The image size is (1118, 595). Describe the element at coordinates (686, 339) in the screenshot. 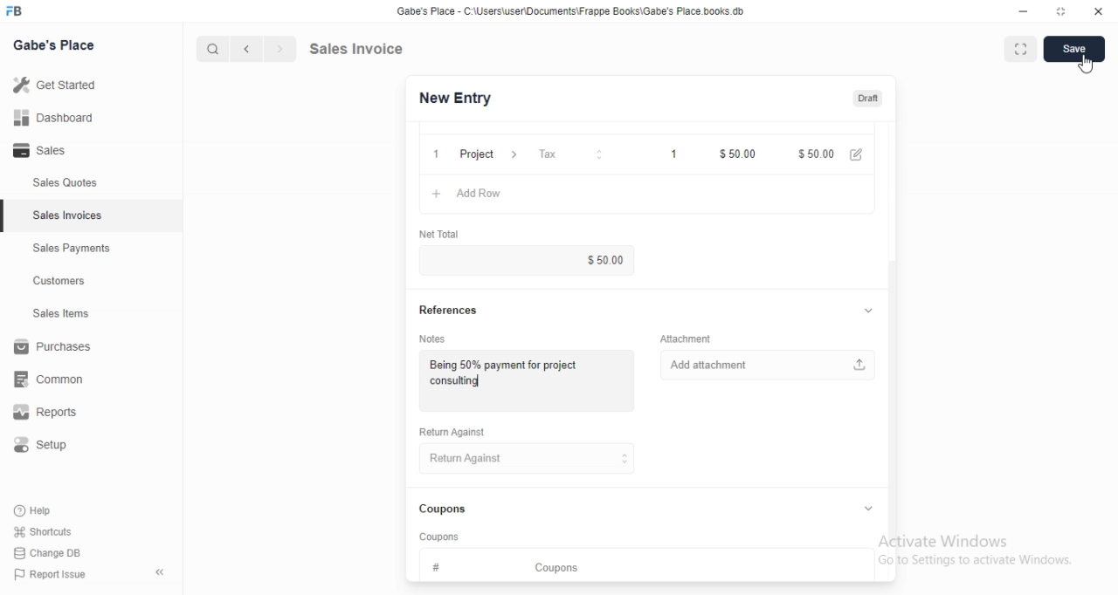

I see `‘Attachment` at that location.